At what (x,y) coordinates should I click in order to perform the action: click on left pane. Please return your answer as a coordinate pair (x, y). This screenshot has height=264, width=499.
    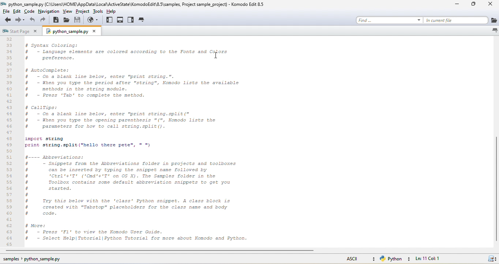
    Looking at the image, I should click on (110, 20).